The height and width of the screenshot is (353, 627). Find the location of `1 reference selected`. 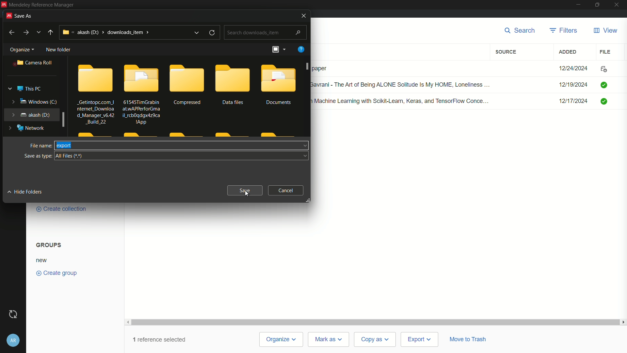

1 reference selected is located at coordinates (161, 339).